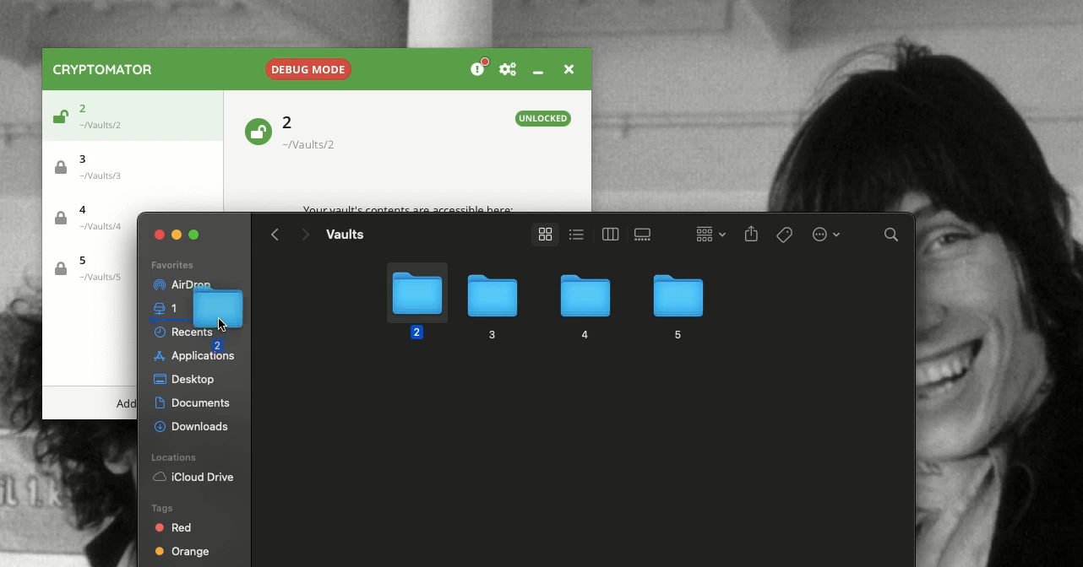 The image size is (1083, 567). Describe the element at coordinates (106, 113) in the screenshot. I see `Vault 2` at that location.